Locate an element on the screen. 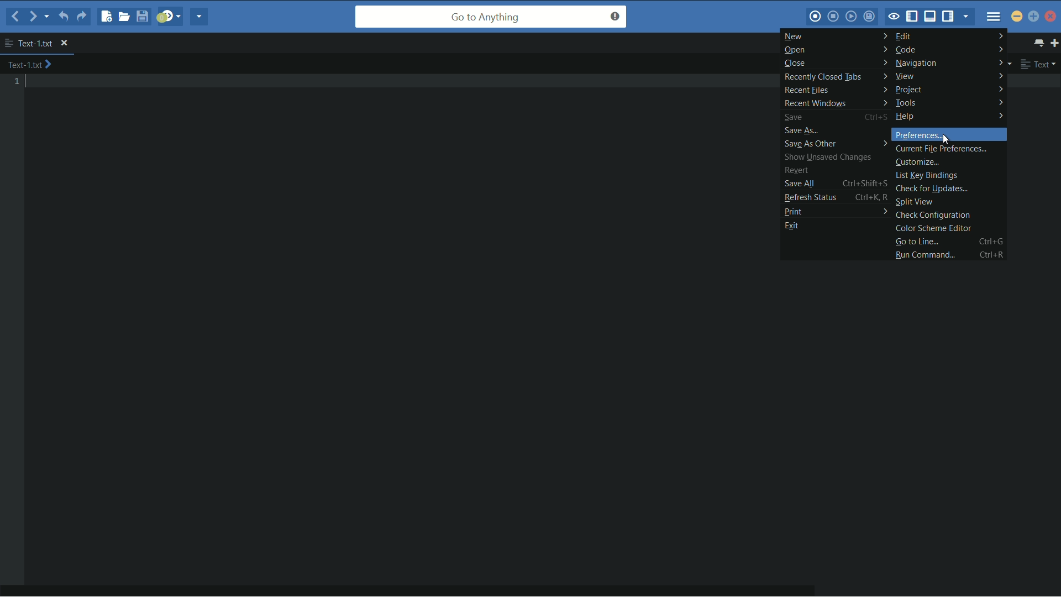  save all is located at coordinates (799, 184).